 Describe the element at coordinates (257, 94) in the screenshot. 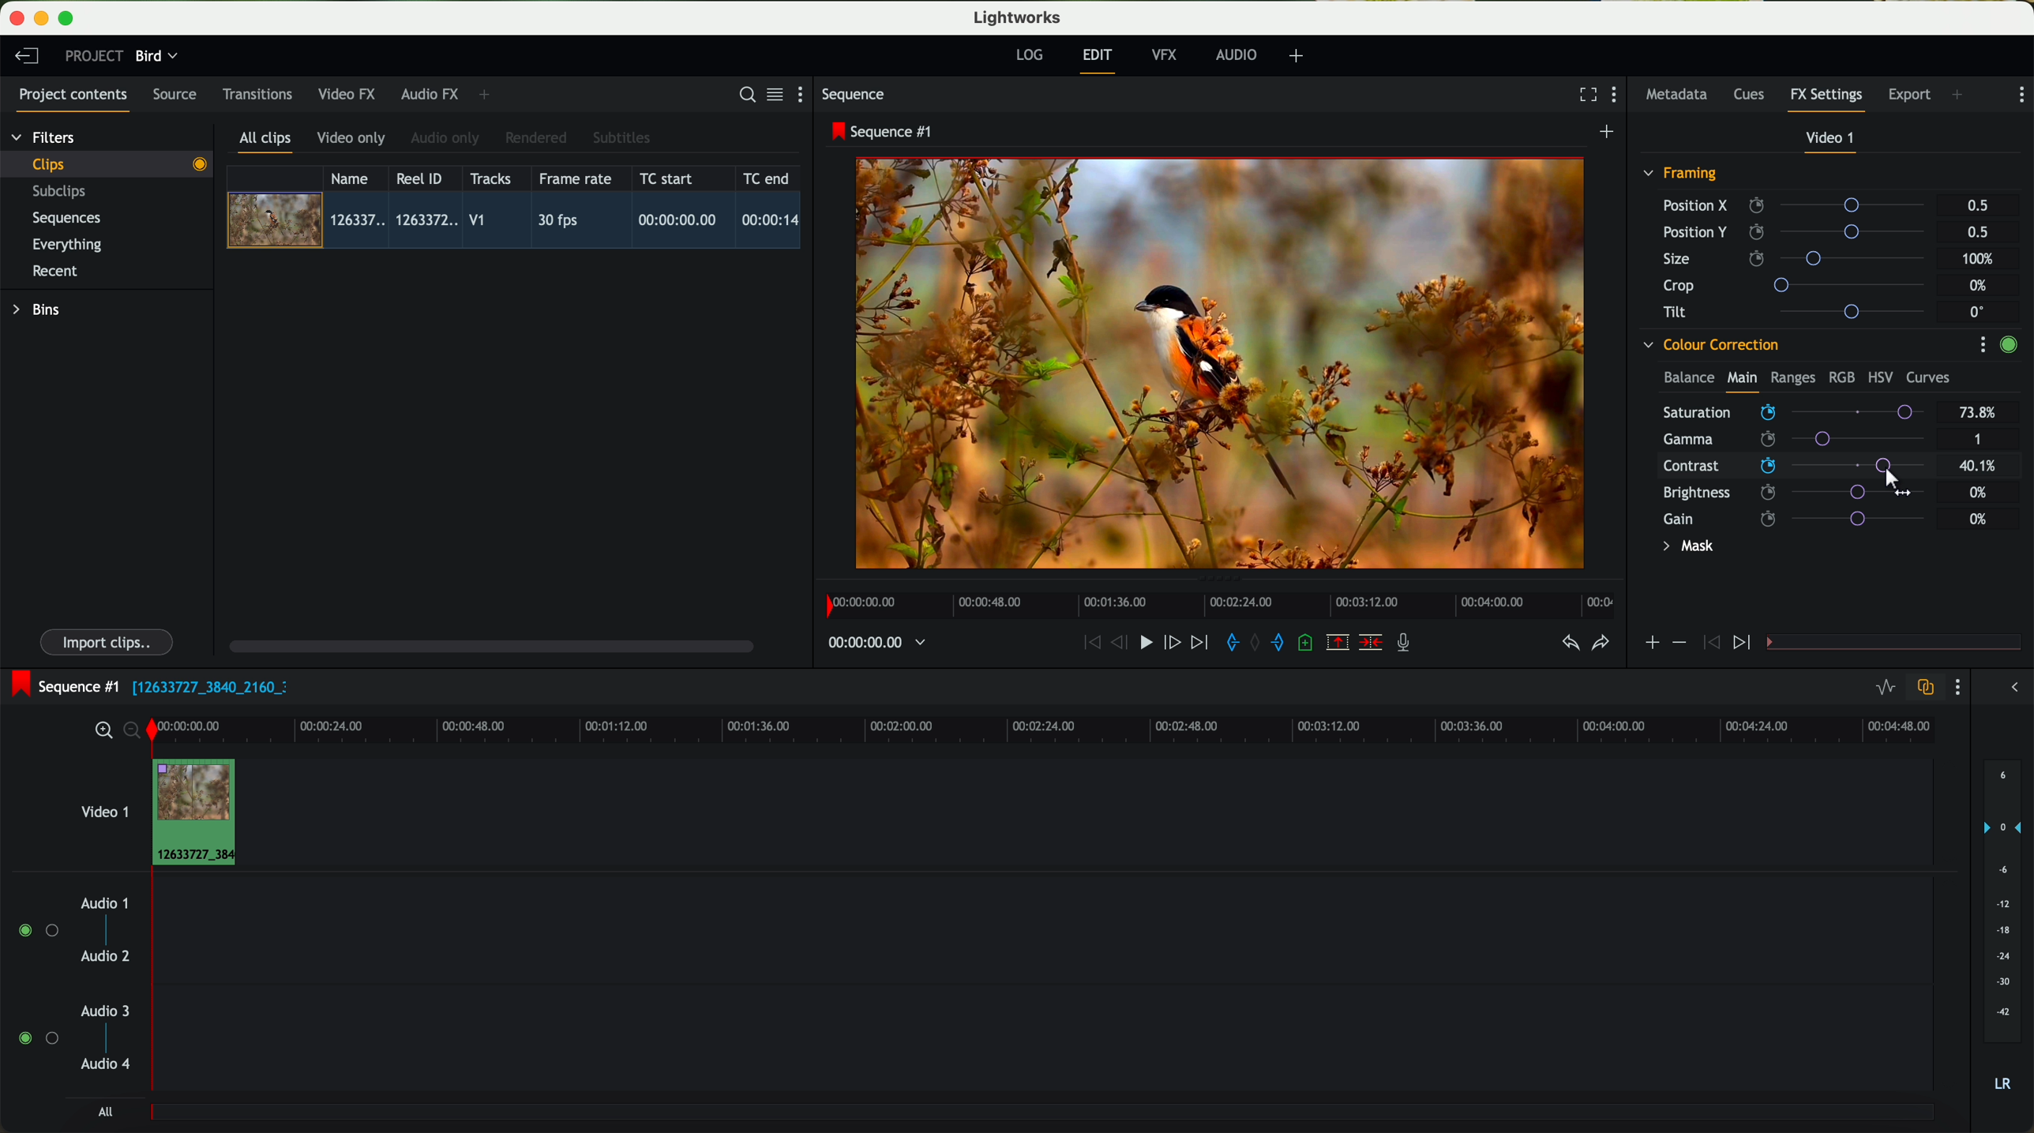

I see `transitions` at that location.